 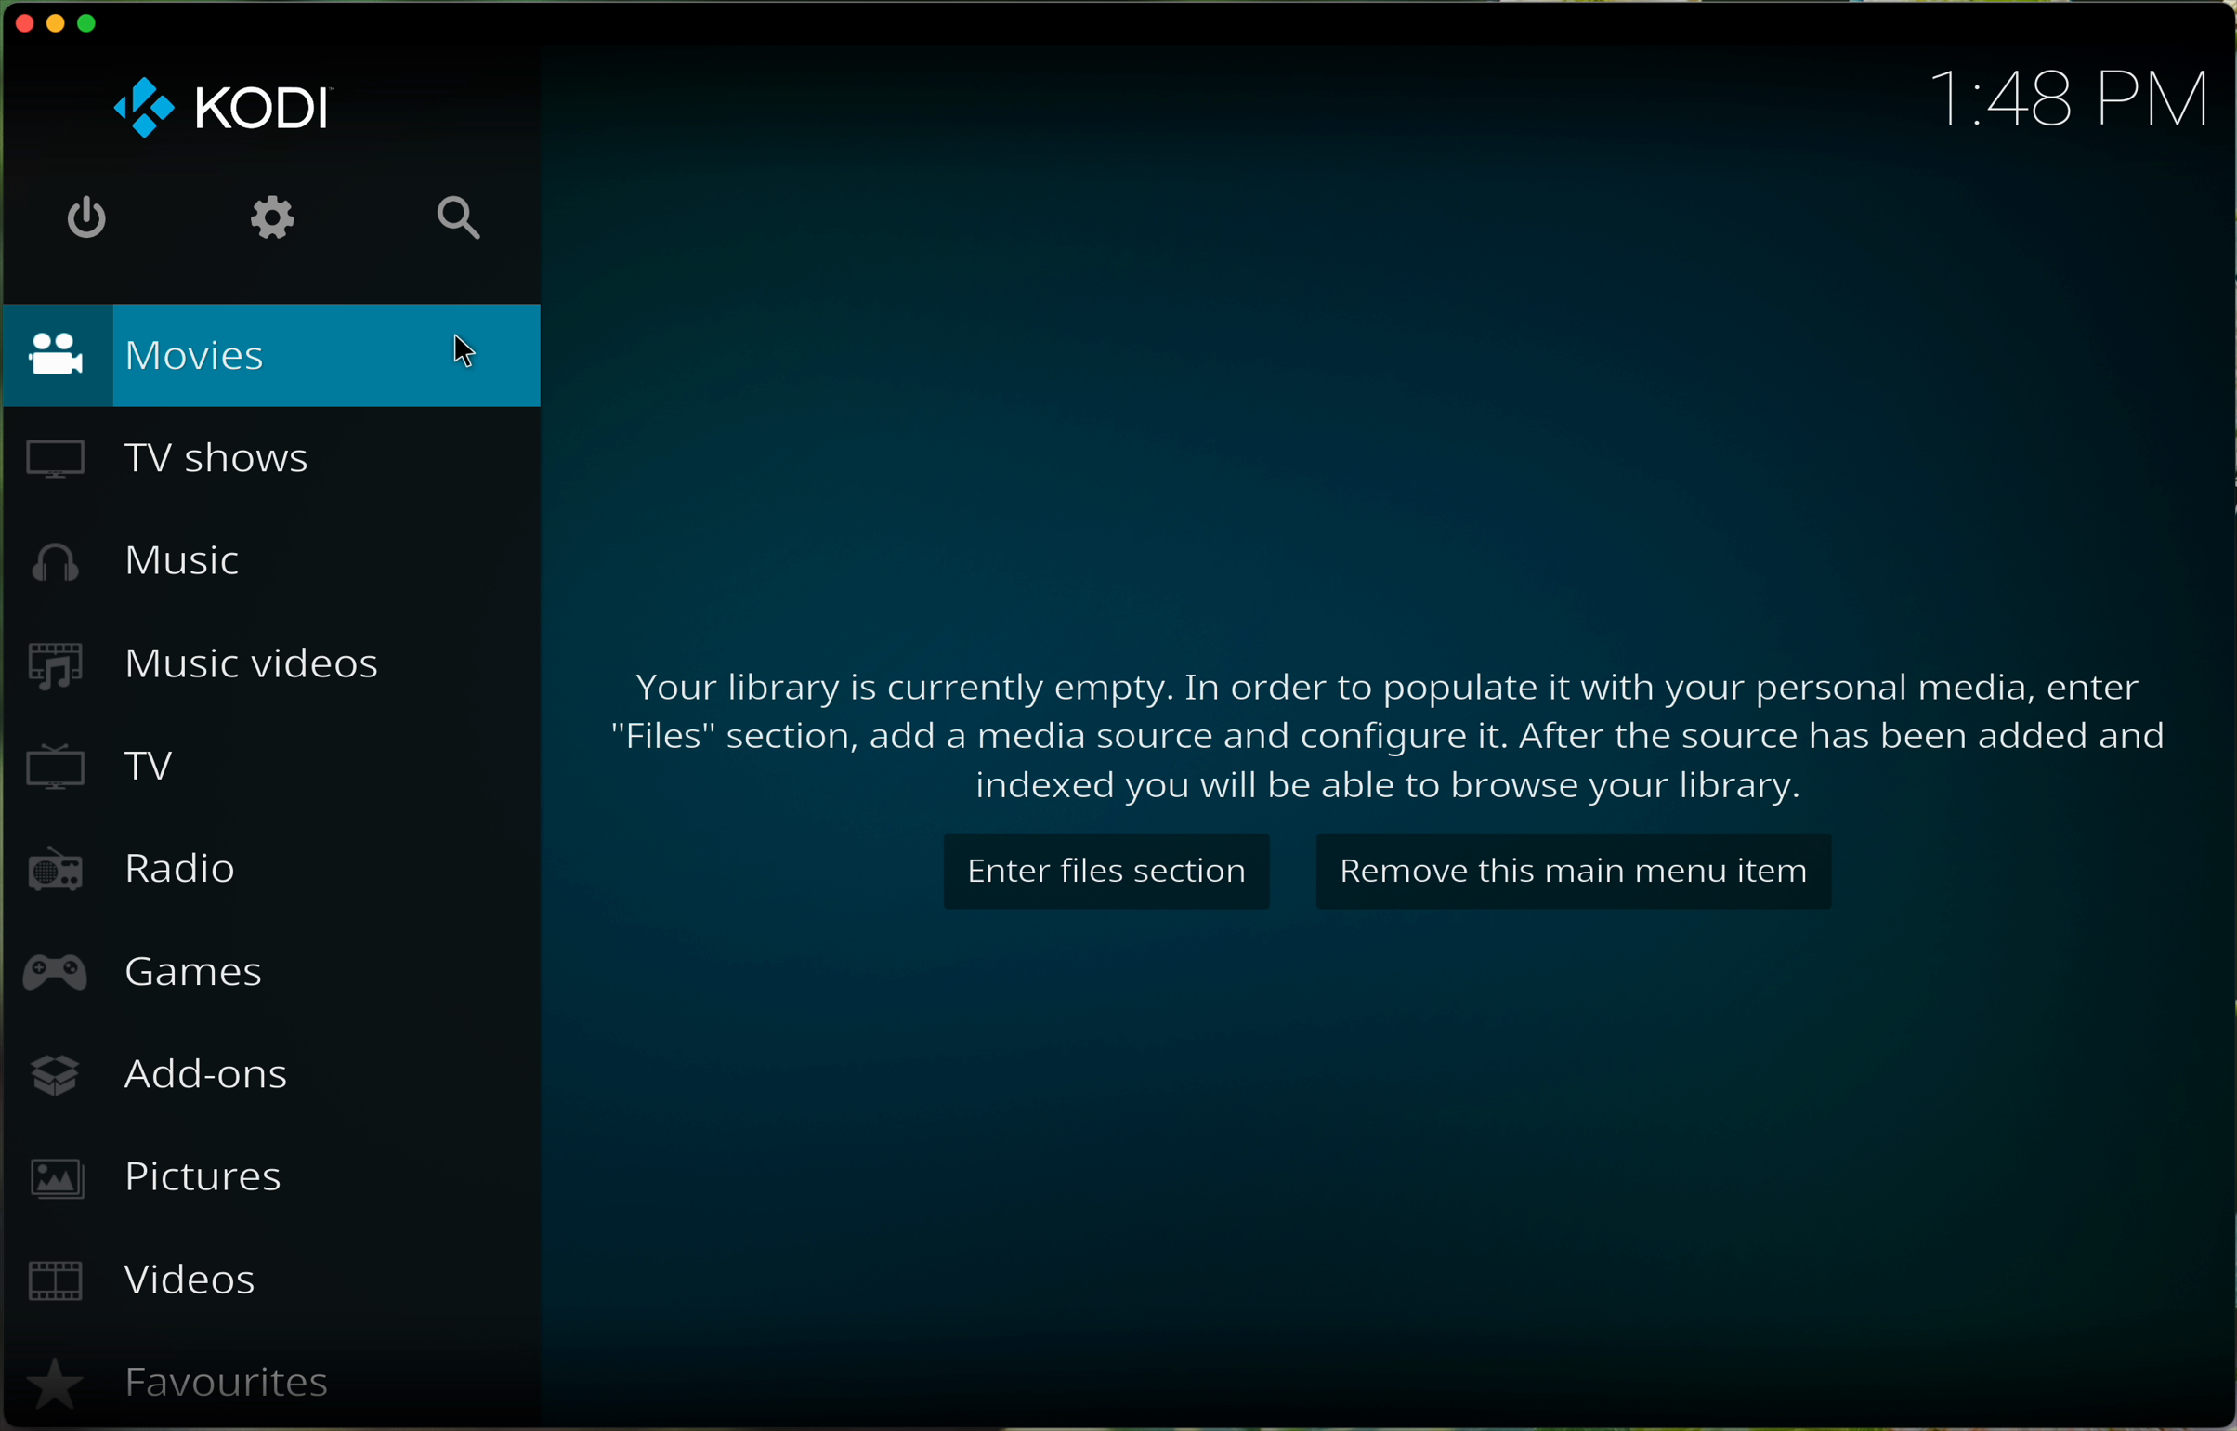 I want to click on close, so click(x=20, y=22).